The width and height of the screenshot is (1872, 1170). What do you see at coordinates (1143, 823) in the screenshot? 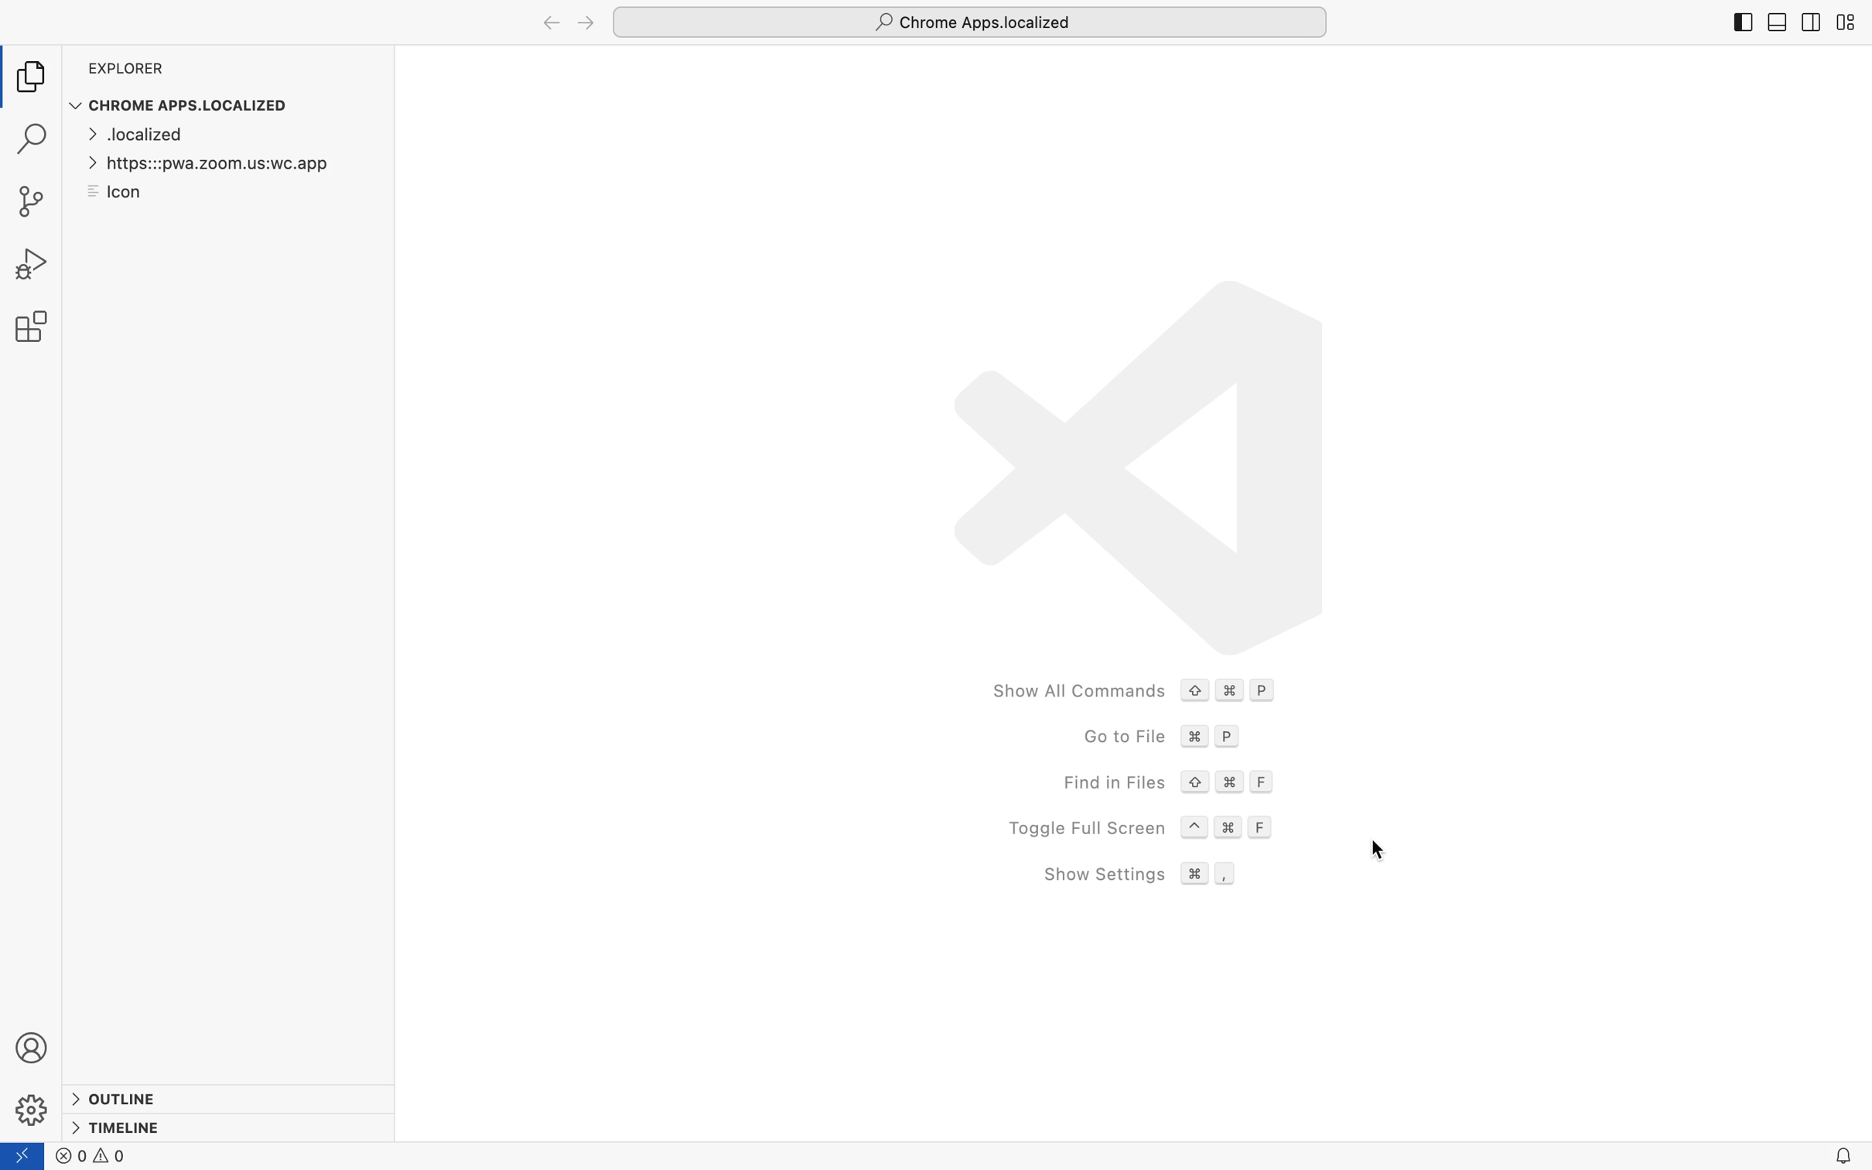
I see `toggle full screen` at bounding box center [1143, 823].